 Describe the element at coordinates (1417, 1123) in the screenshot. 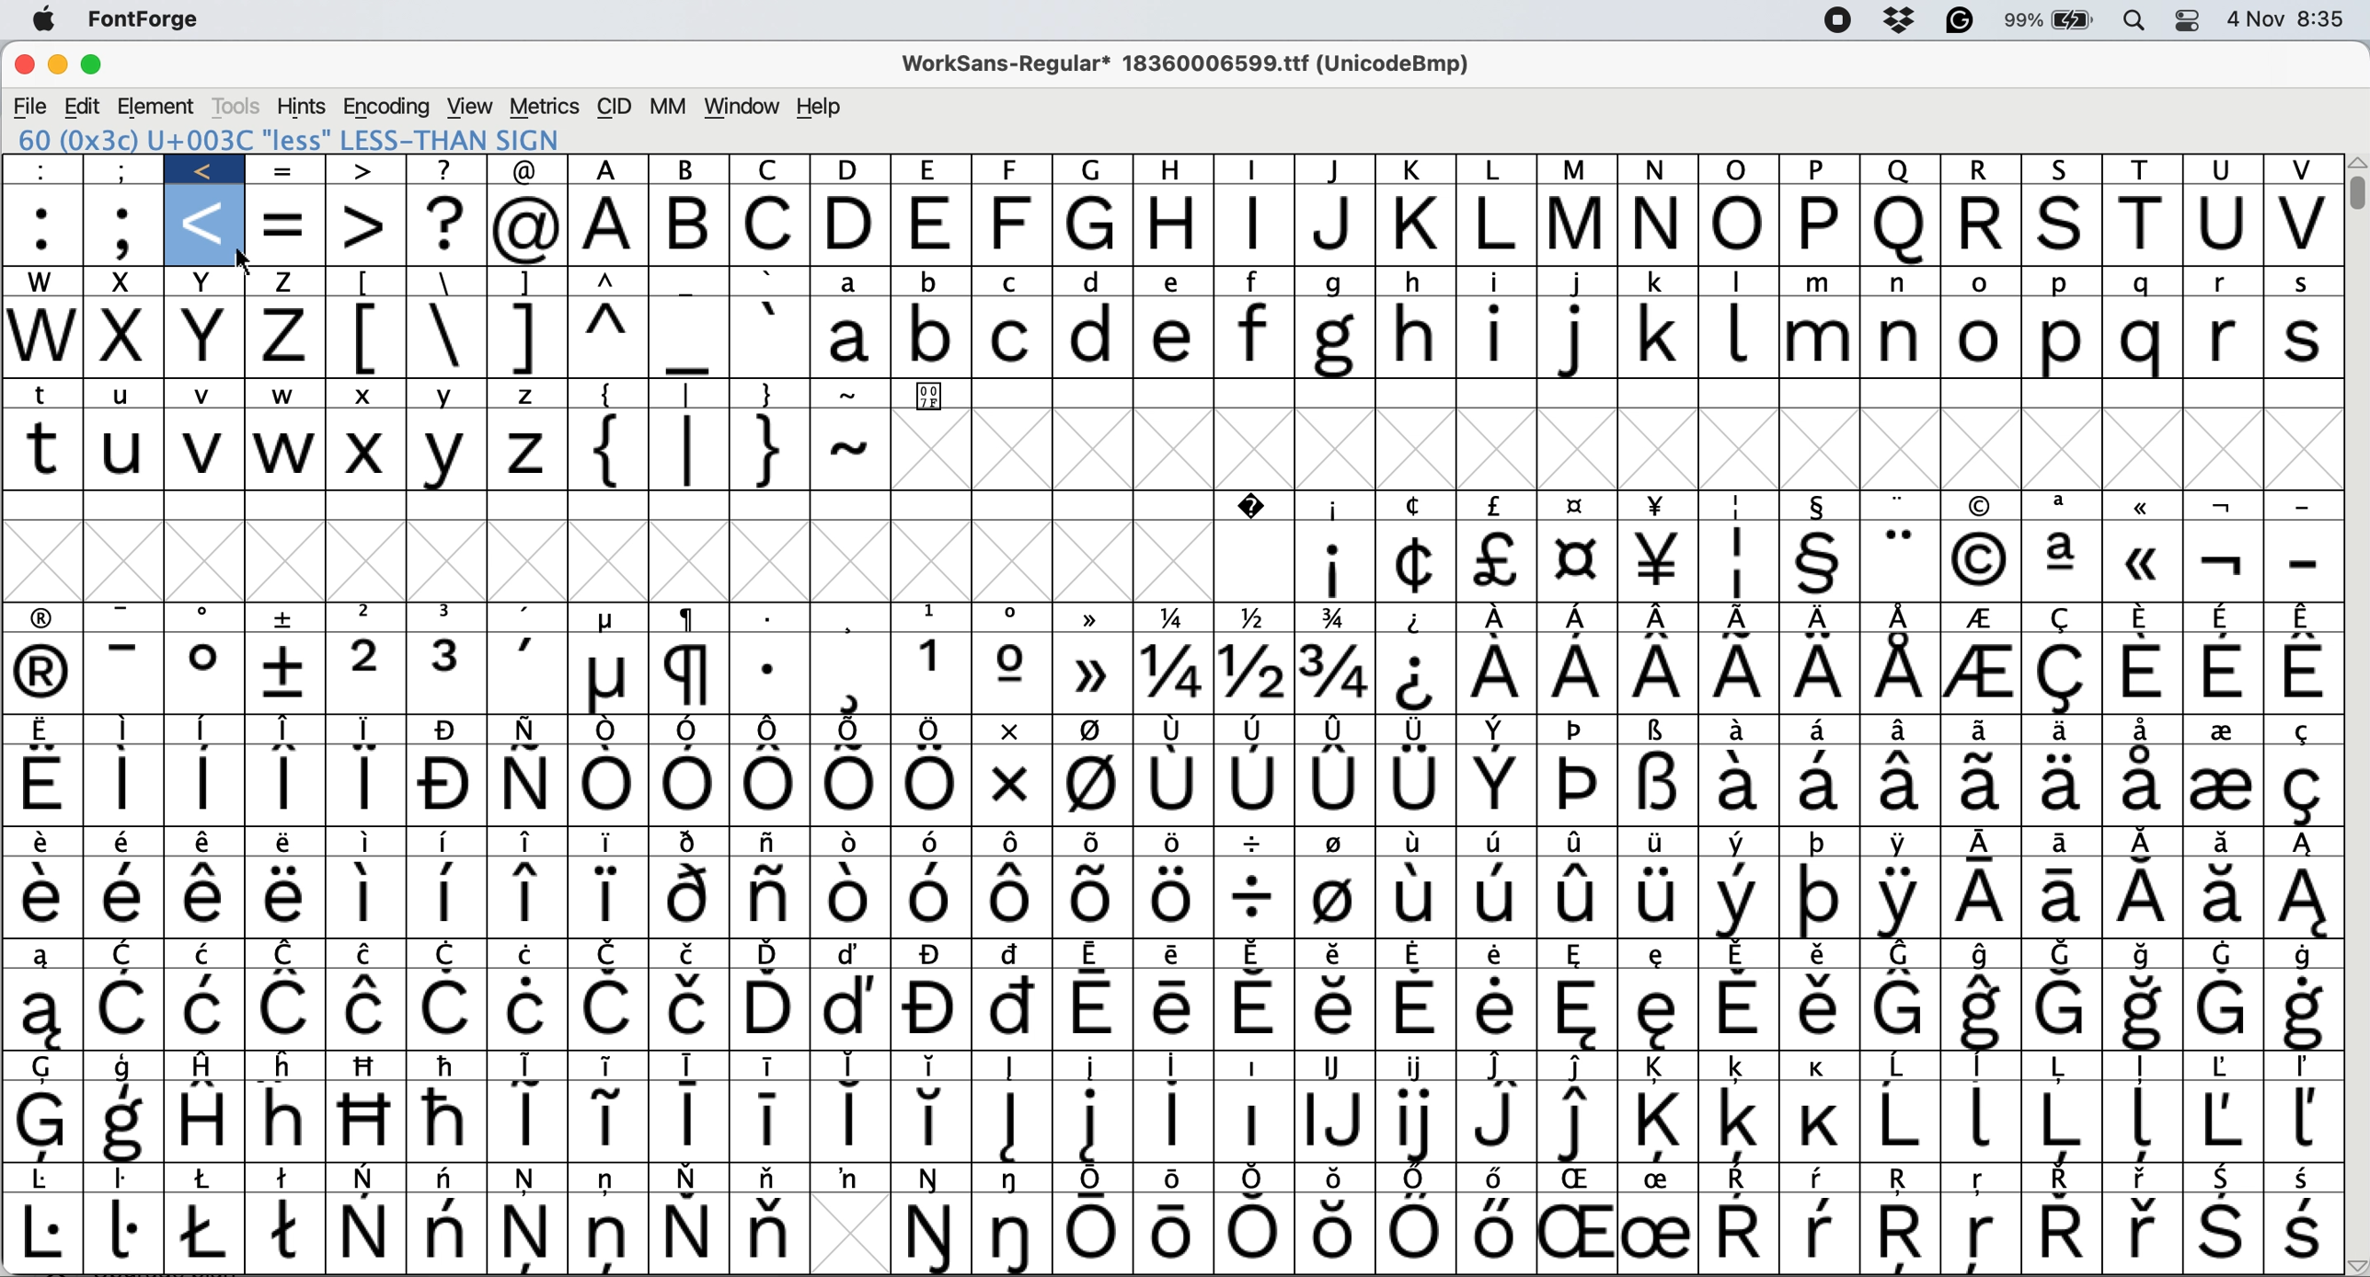

I see `Symbol` at that location.